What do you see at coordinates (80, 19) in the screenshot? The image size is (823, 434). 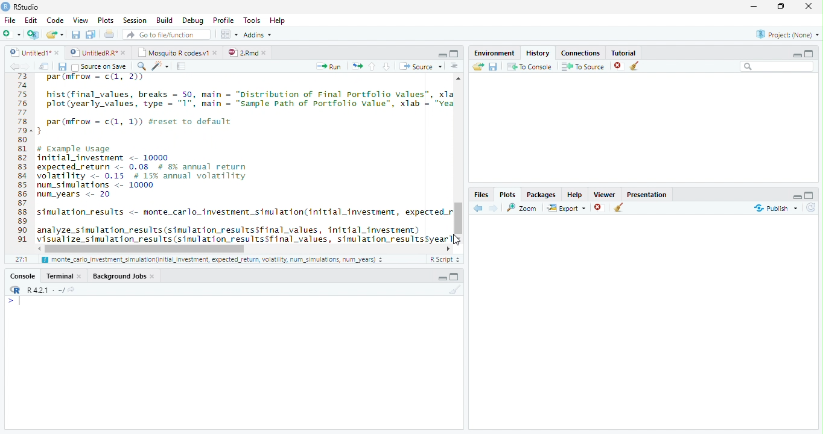 I see `View` at bounding box center [80, 19].